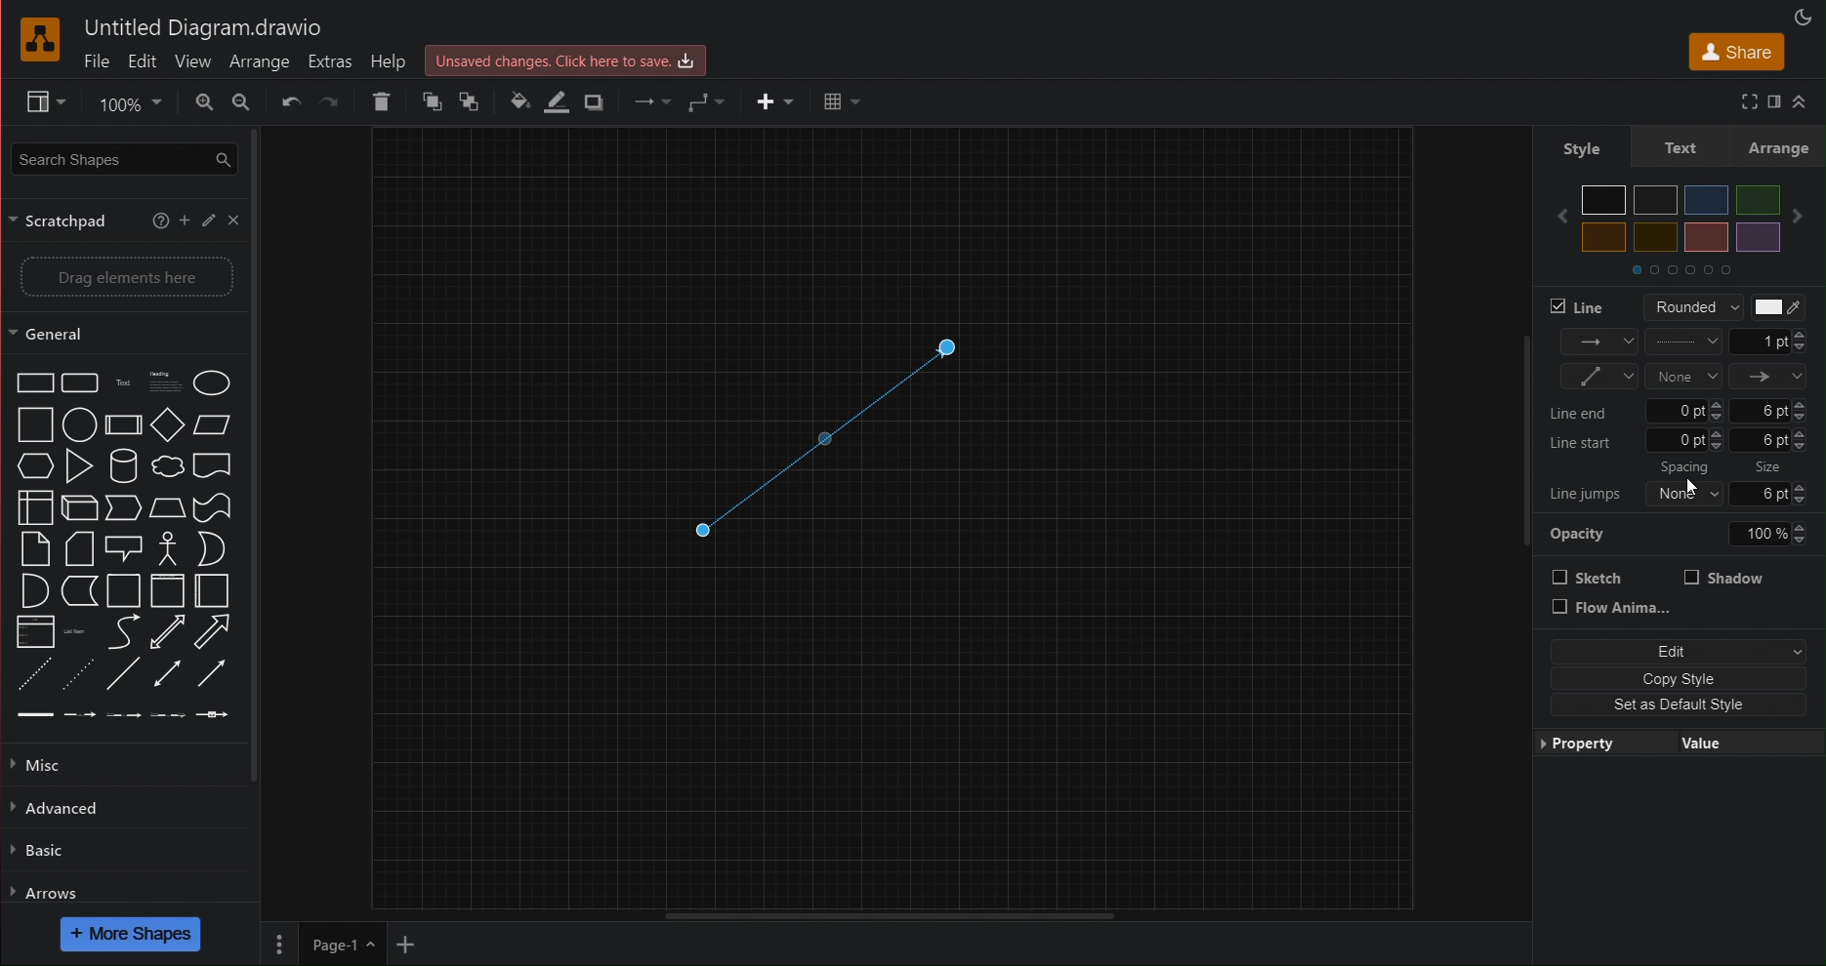 The width and height of the screenshot is (1826, 966). What do you see at coordinates (1685, 492) in the screenshot?
I see `Line jumps size` at bounding box center [1685, 492].